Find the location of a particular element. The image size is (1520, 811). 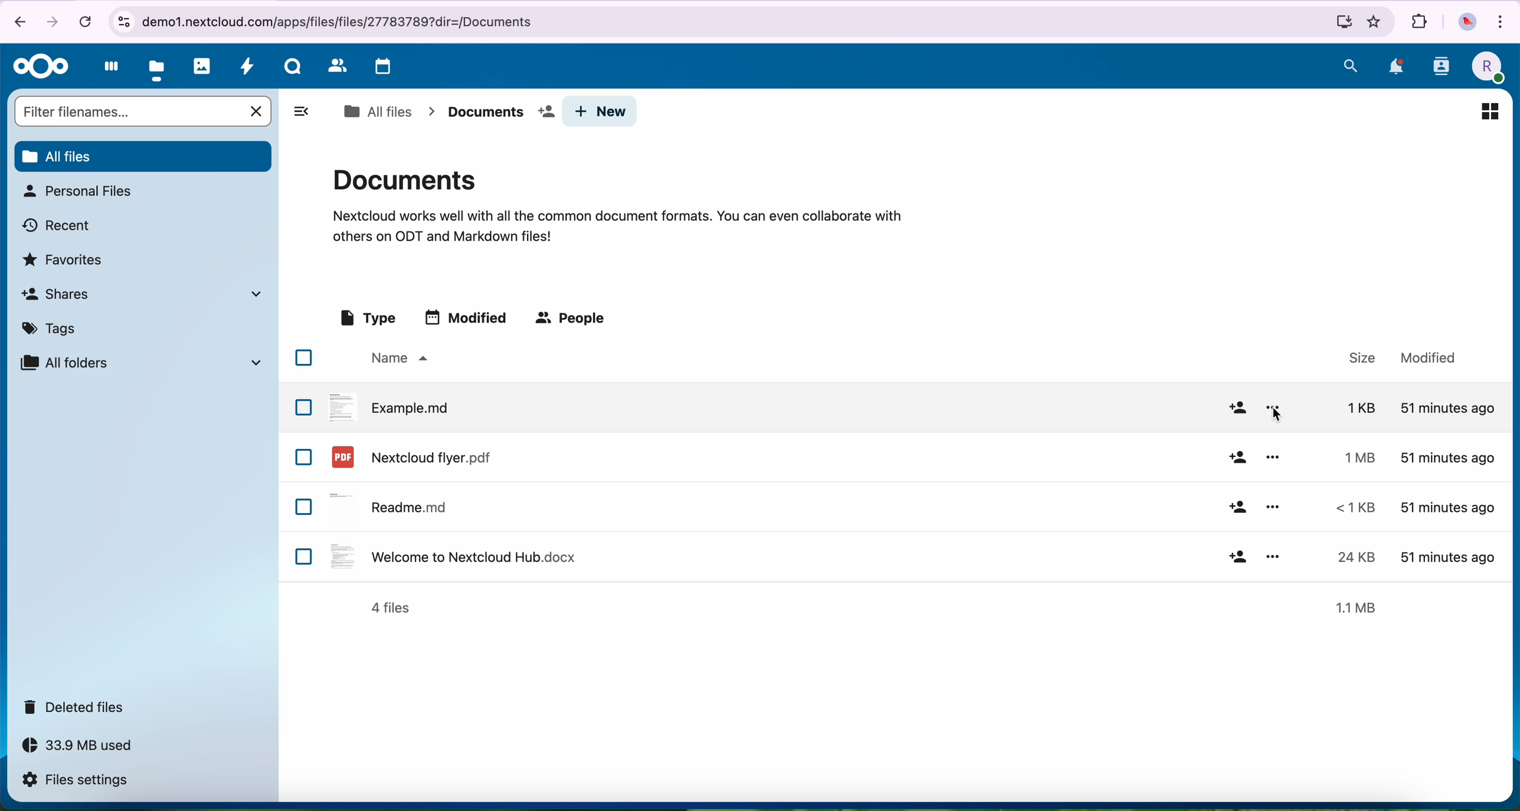

modified is located at coordinates (469, 317).